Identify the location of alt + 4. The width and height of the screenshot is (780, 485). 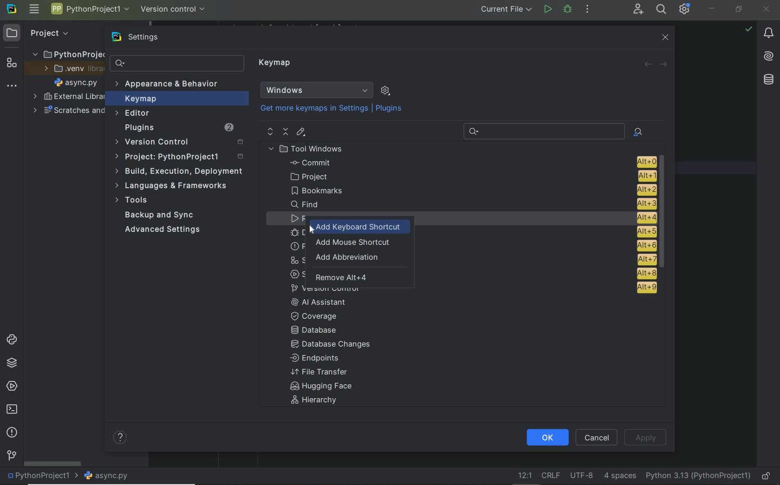
(642, 217).